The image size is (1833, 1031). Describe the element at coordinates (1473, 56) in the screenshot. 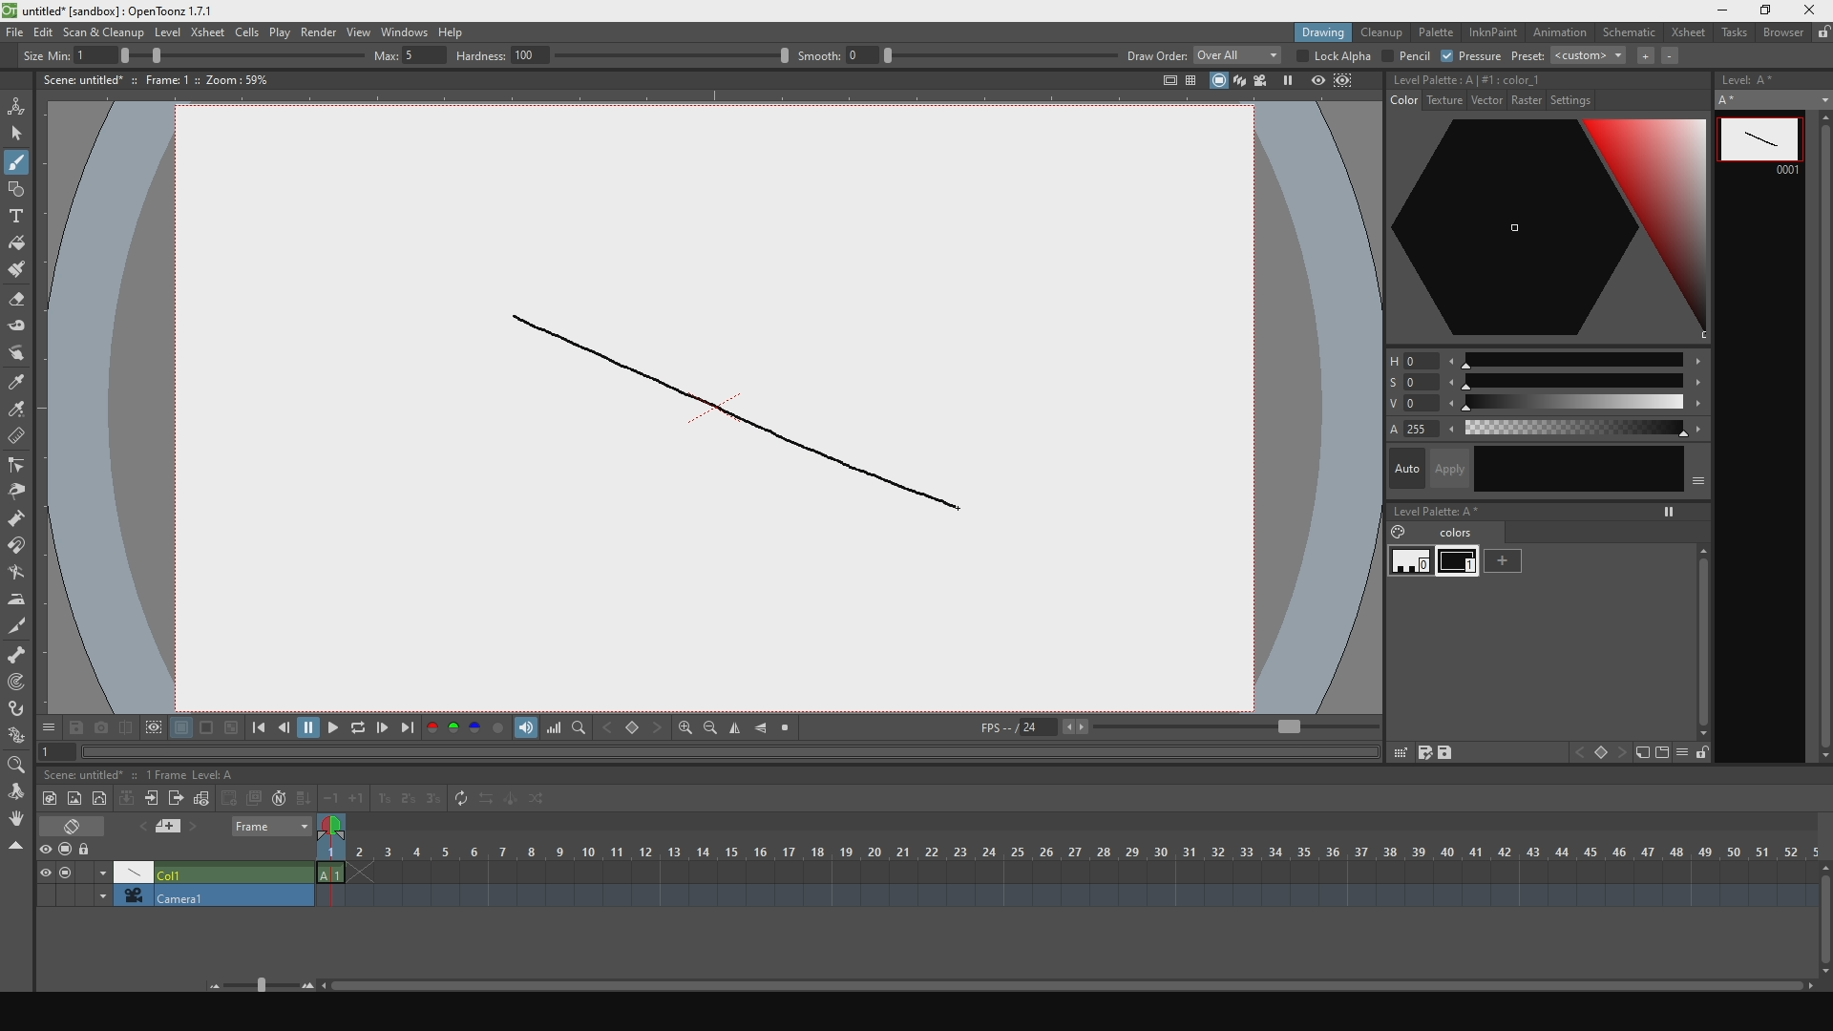

I see `pressure` at that location.